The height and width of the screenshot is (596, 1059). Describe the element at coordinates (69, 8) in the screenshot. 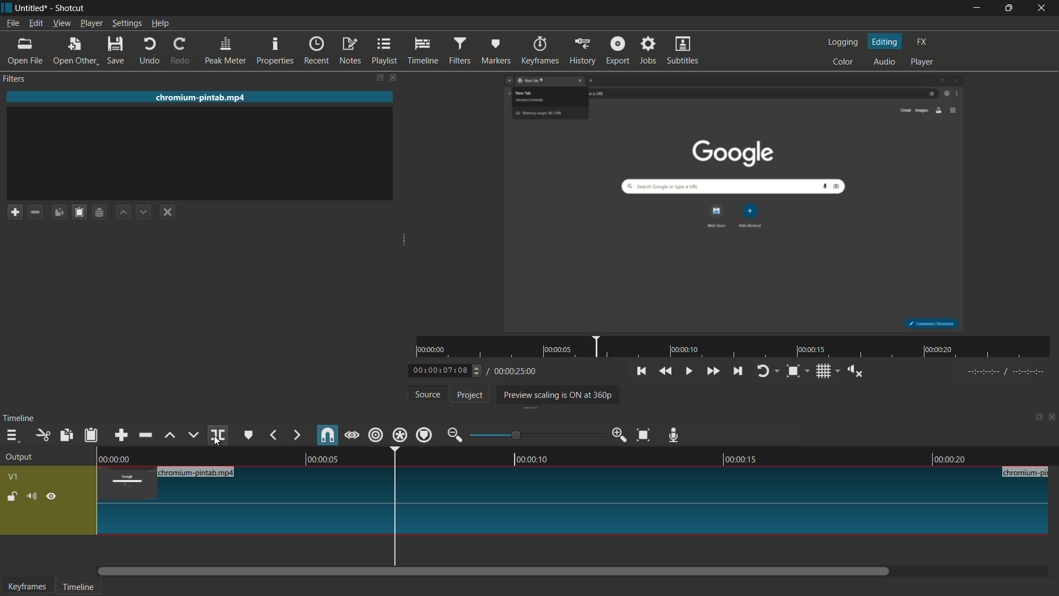

I see `app name` at that location.